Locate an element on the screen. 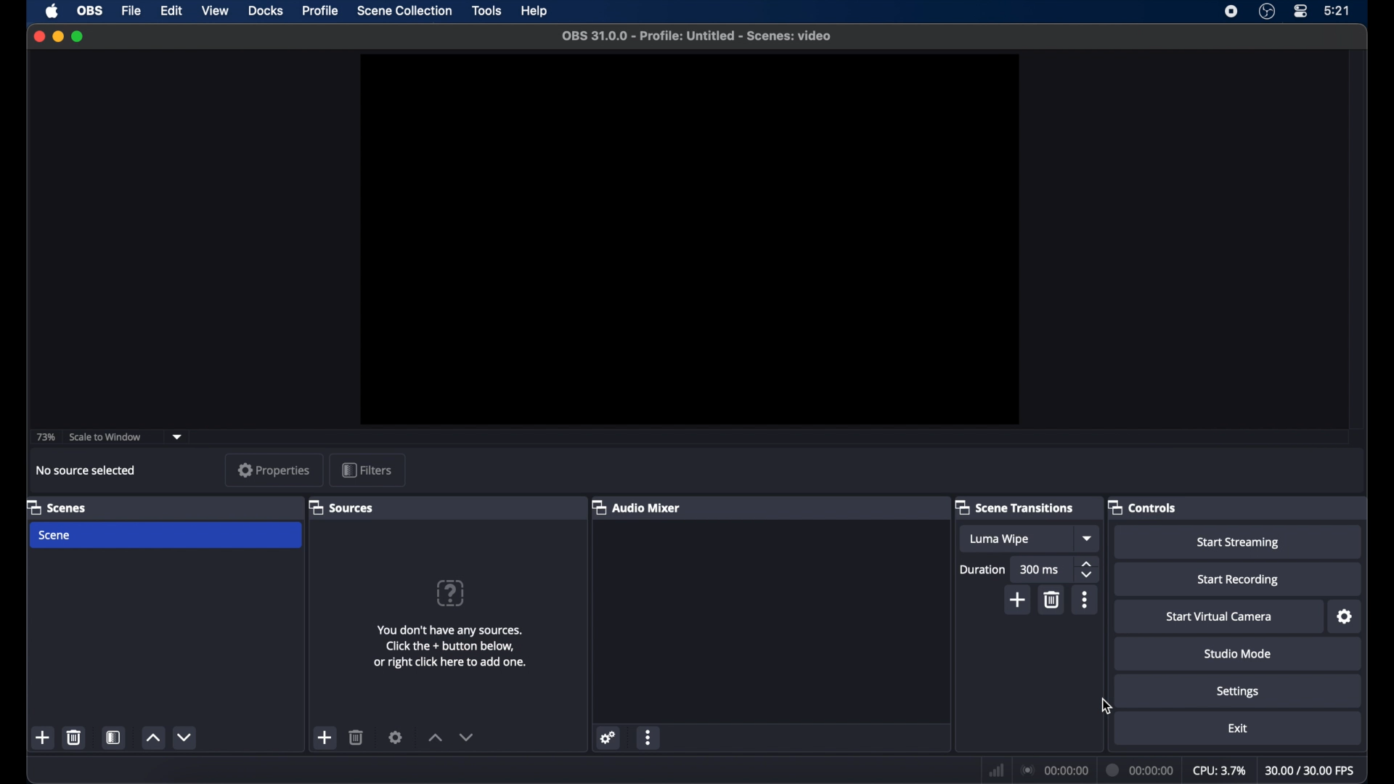 The width and height of the screenshot is (1394, 784). delete is located at coordinates (357, 737).